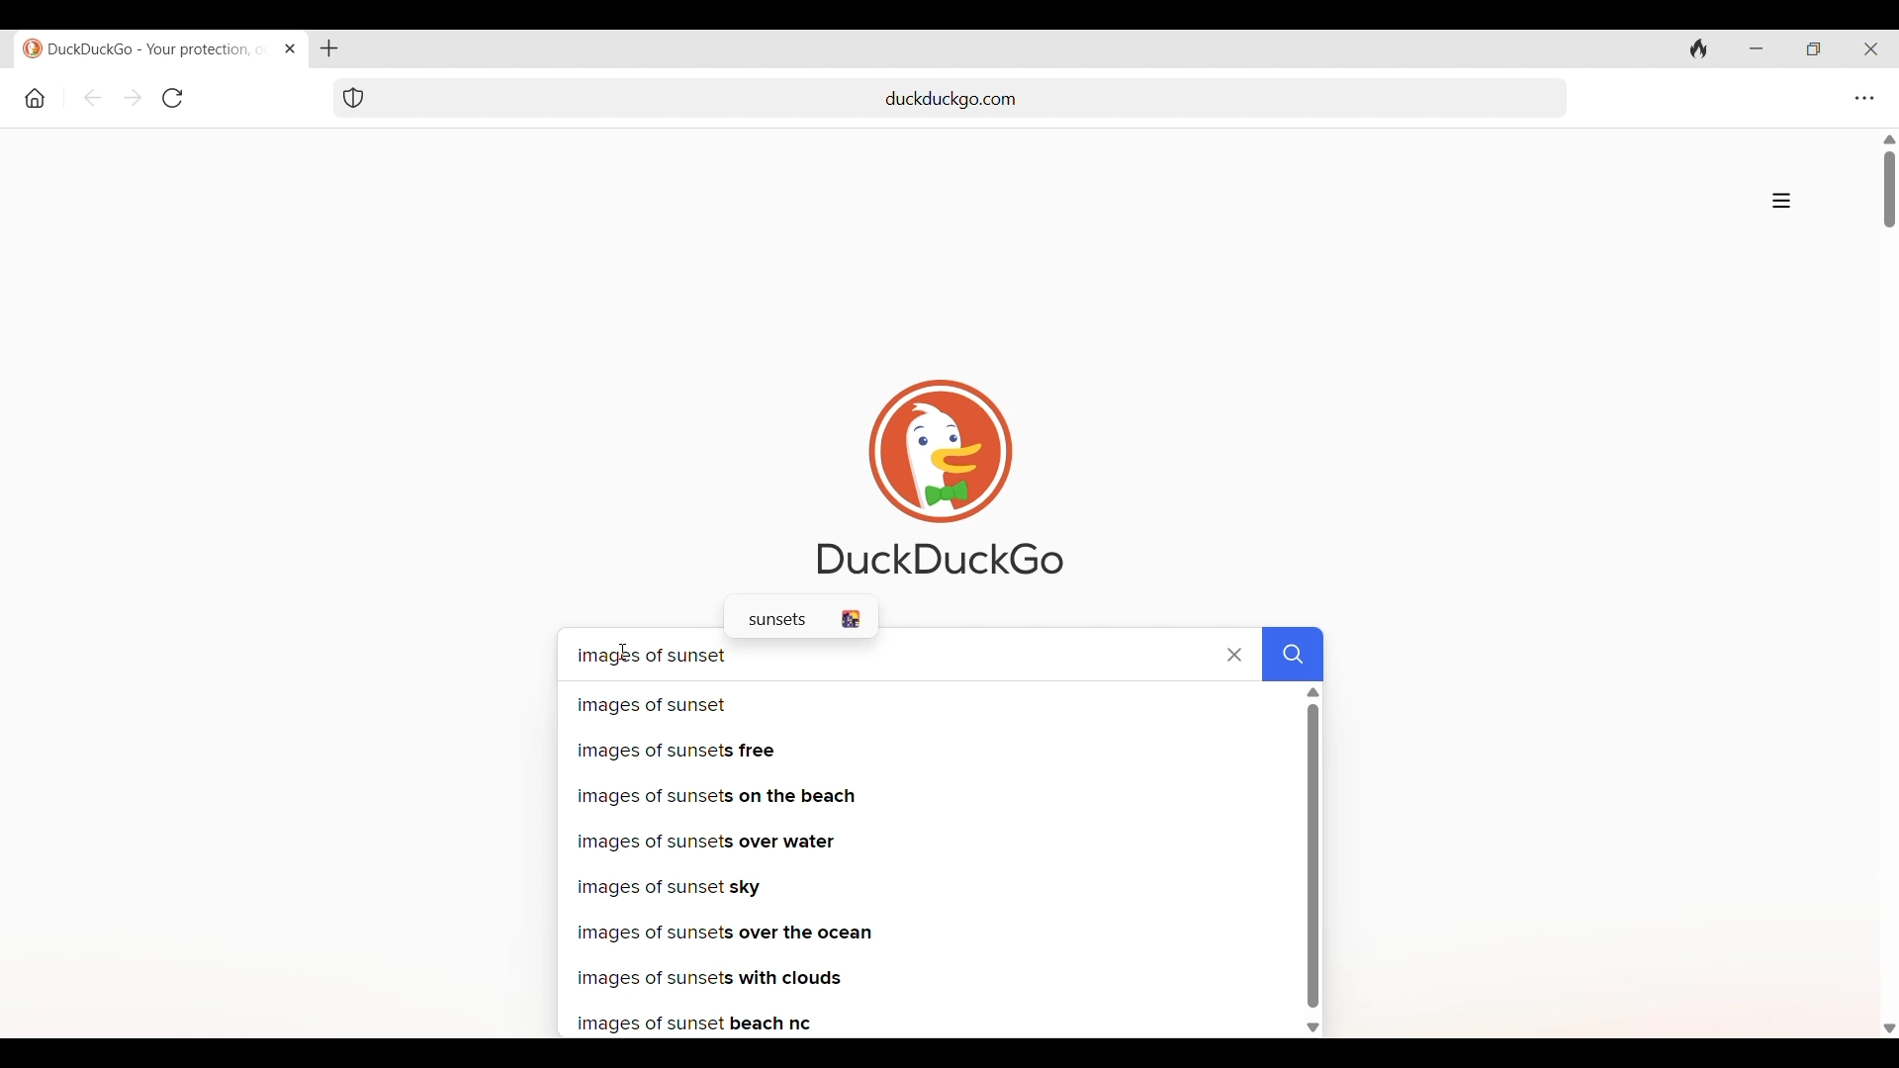 The image size is (1899, 1068). What do you see at coordinates (931, 796) in the screenshot?
I see `Images of sunsets on the beach` at bounding box center [931, 796].